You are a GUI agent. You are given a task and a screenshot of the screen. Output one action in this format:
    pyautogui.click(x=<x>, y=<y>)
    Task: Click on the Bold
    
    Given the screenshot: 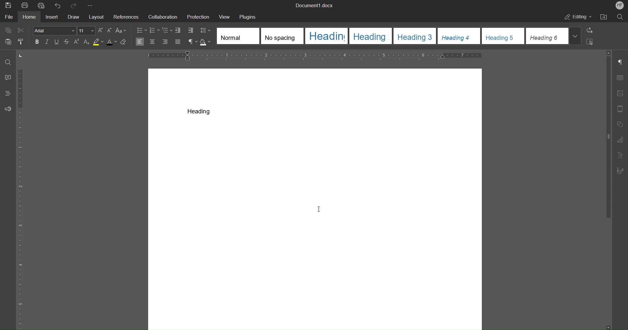 What is the action you would take?
    pyautogui.click(x=37, y=42)
    